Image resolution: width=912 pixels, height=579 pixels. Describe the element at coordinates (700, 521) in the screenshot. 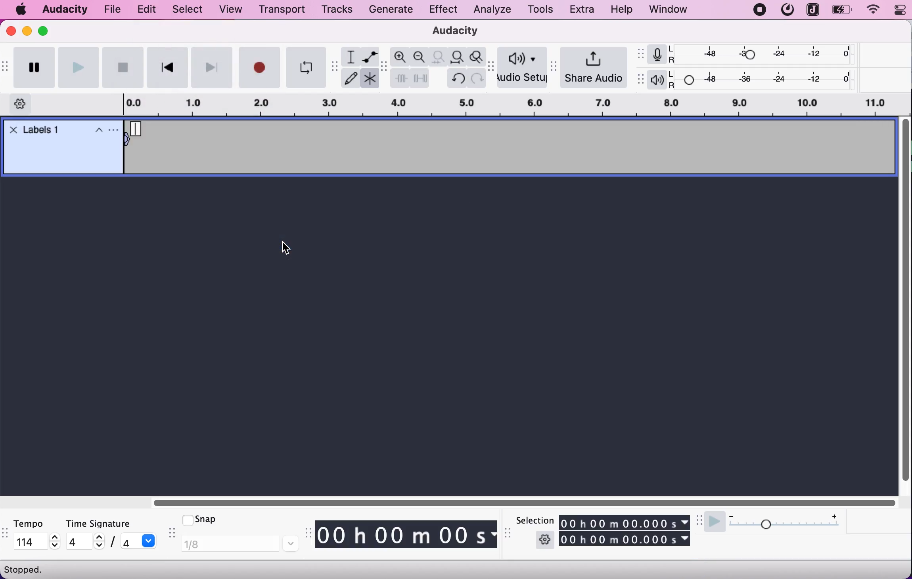

I see `audacity play at speed toolbar` at that location.